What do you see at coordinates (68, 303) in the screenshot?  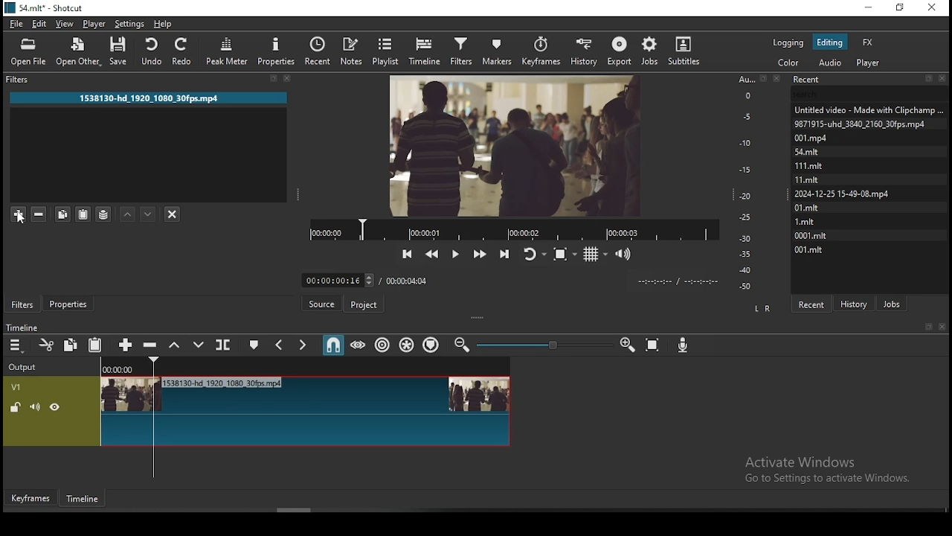 I see `properties` at bounding box center [68, 303].